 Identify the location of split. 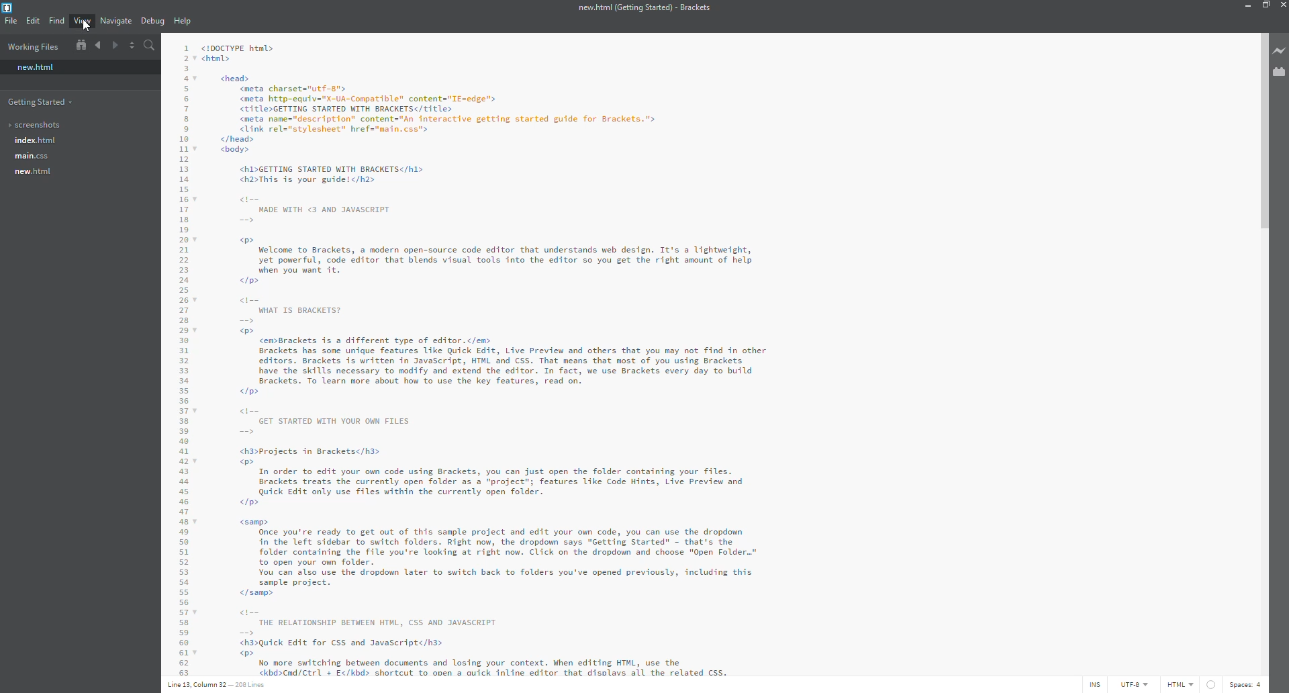
(131, 45).